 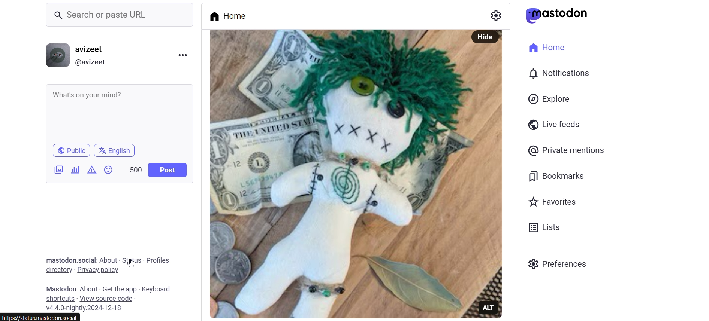 I want to click on add image, so click(x=59, y=170).